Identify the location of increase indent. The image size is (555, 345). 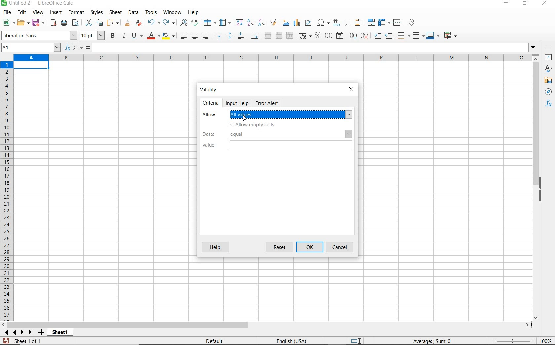
(378, 35).